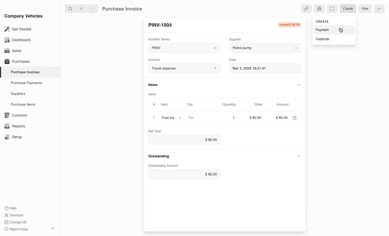  Describe the element at coordinates (379, 9) in the screenshot. I see `options` at that location.